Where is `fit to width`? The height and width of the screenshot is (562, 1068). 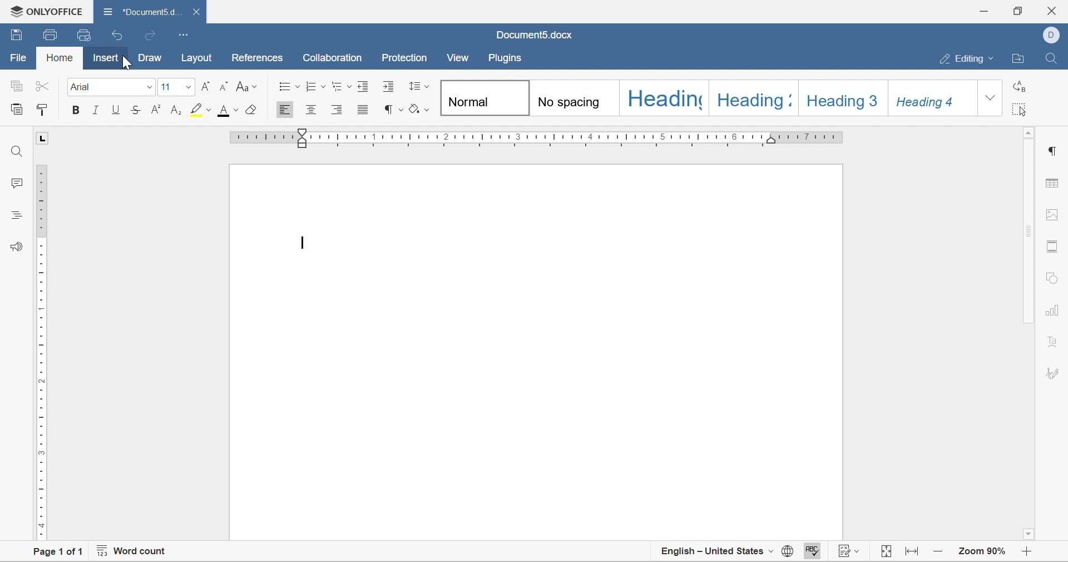
fit to width is located at coordinates (884, 553).